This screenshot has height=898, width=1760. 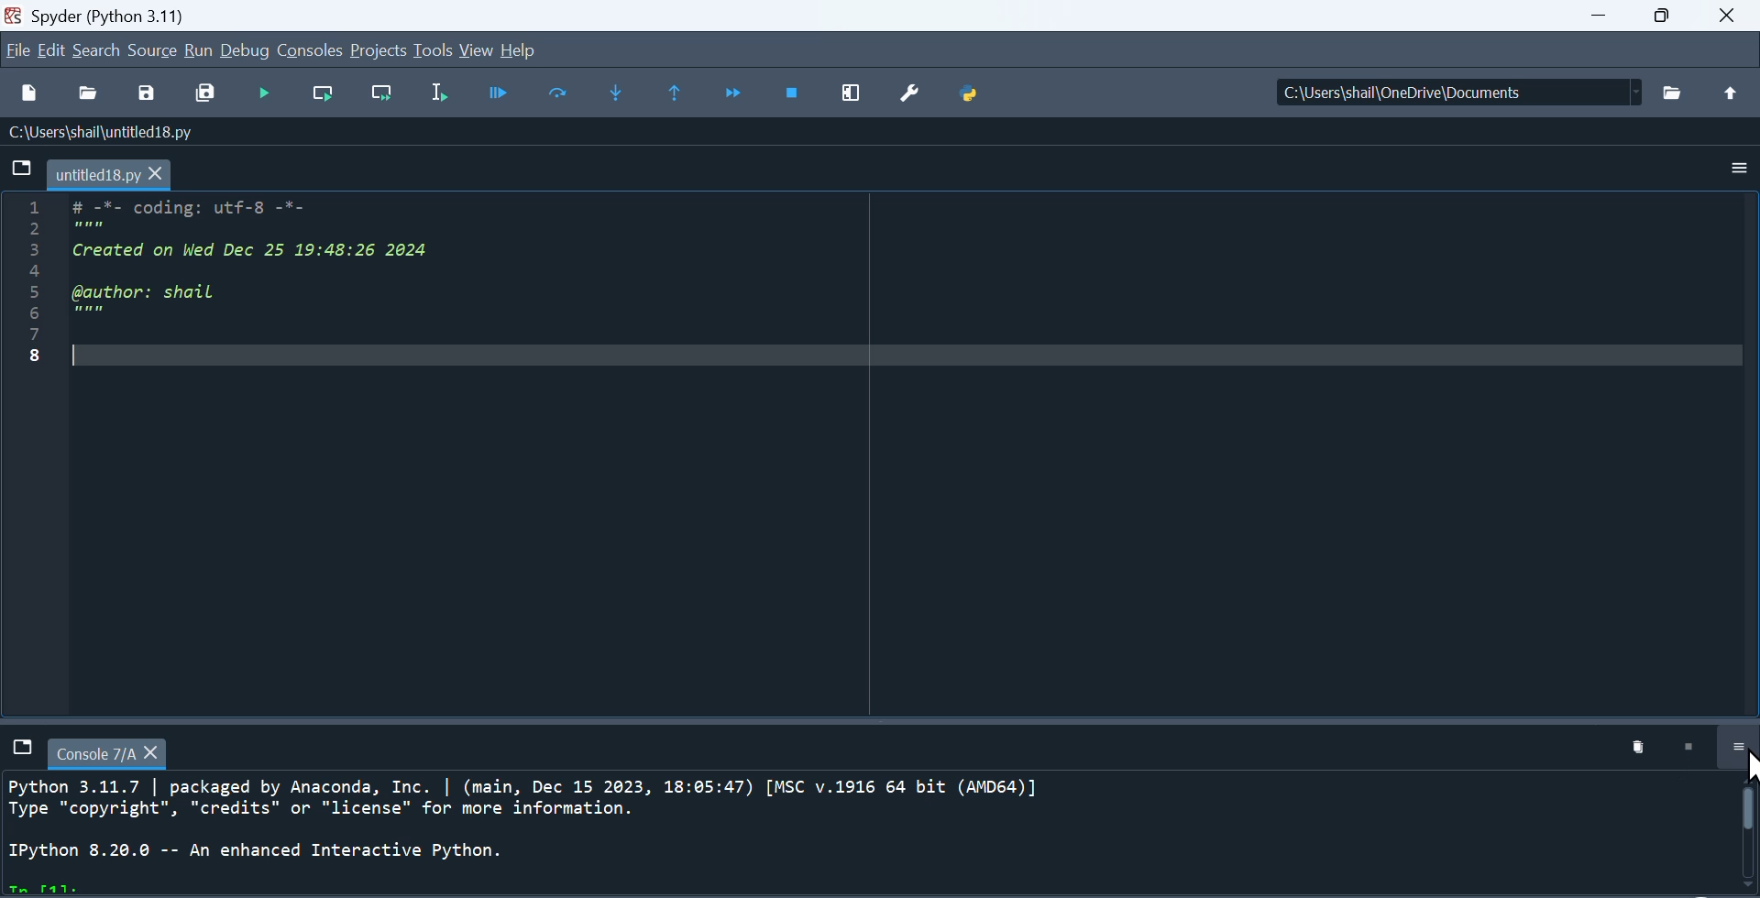 What do you see at coordinates (1738, 170) in the screenshot?
I see `more options` at bounding box center [1738, 170].